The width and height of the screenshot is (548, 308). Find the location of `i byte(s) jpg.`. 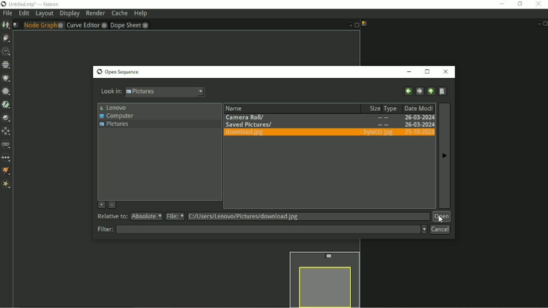

i byte(s) jpg. is located at coordinates (376, 131).